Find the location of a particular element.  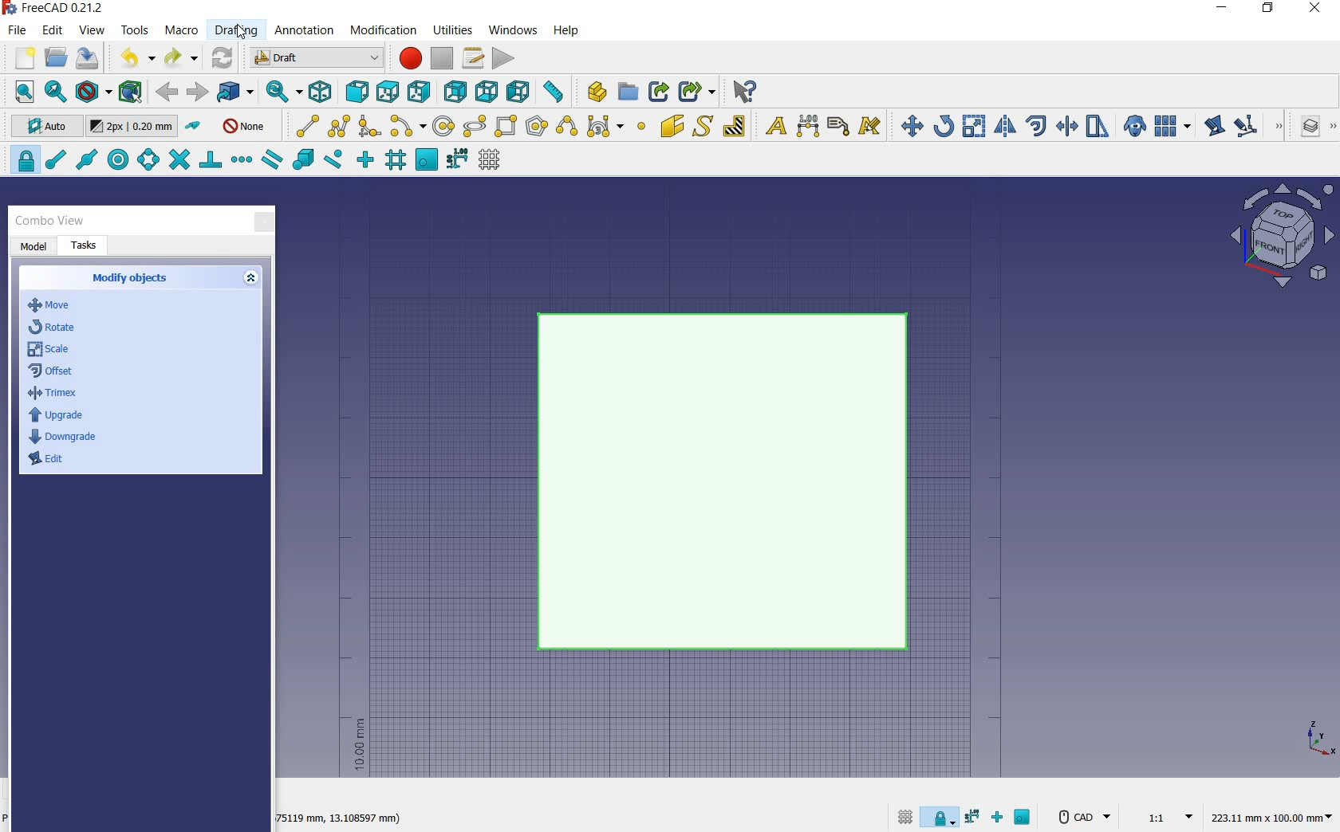

what's this? is located at coordinates (743, 92).